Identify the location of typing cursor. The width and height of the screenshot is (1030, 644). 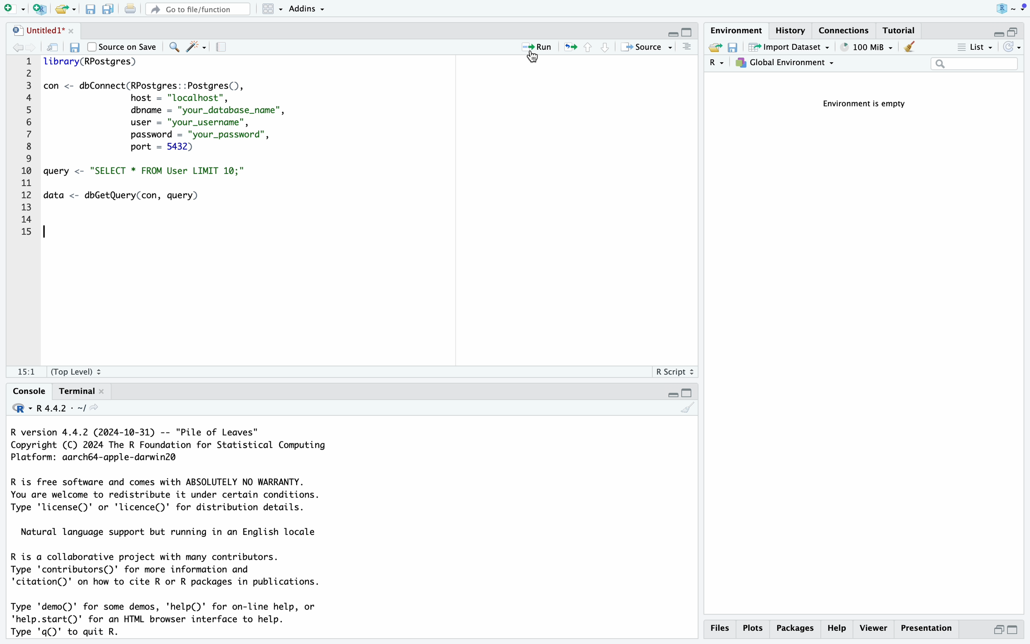
(49, 234).